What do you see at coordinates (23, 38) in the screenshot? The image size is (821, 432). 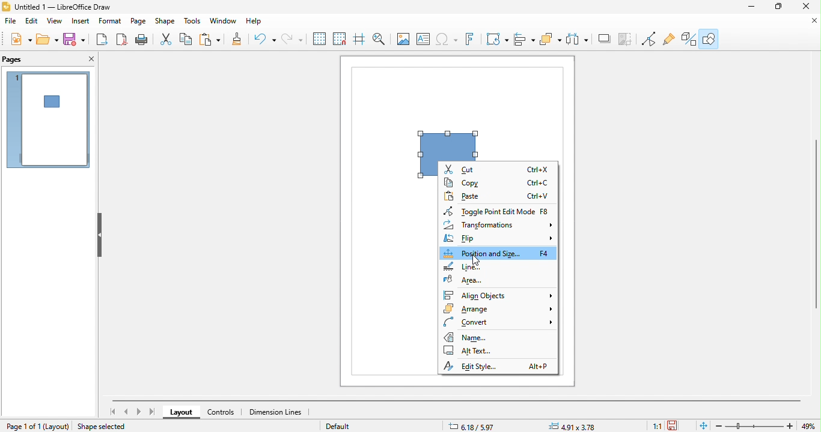 I see `new` at bounding box center [23, 38].